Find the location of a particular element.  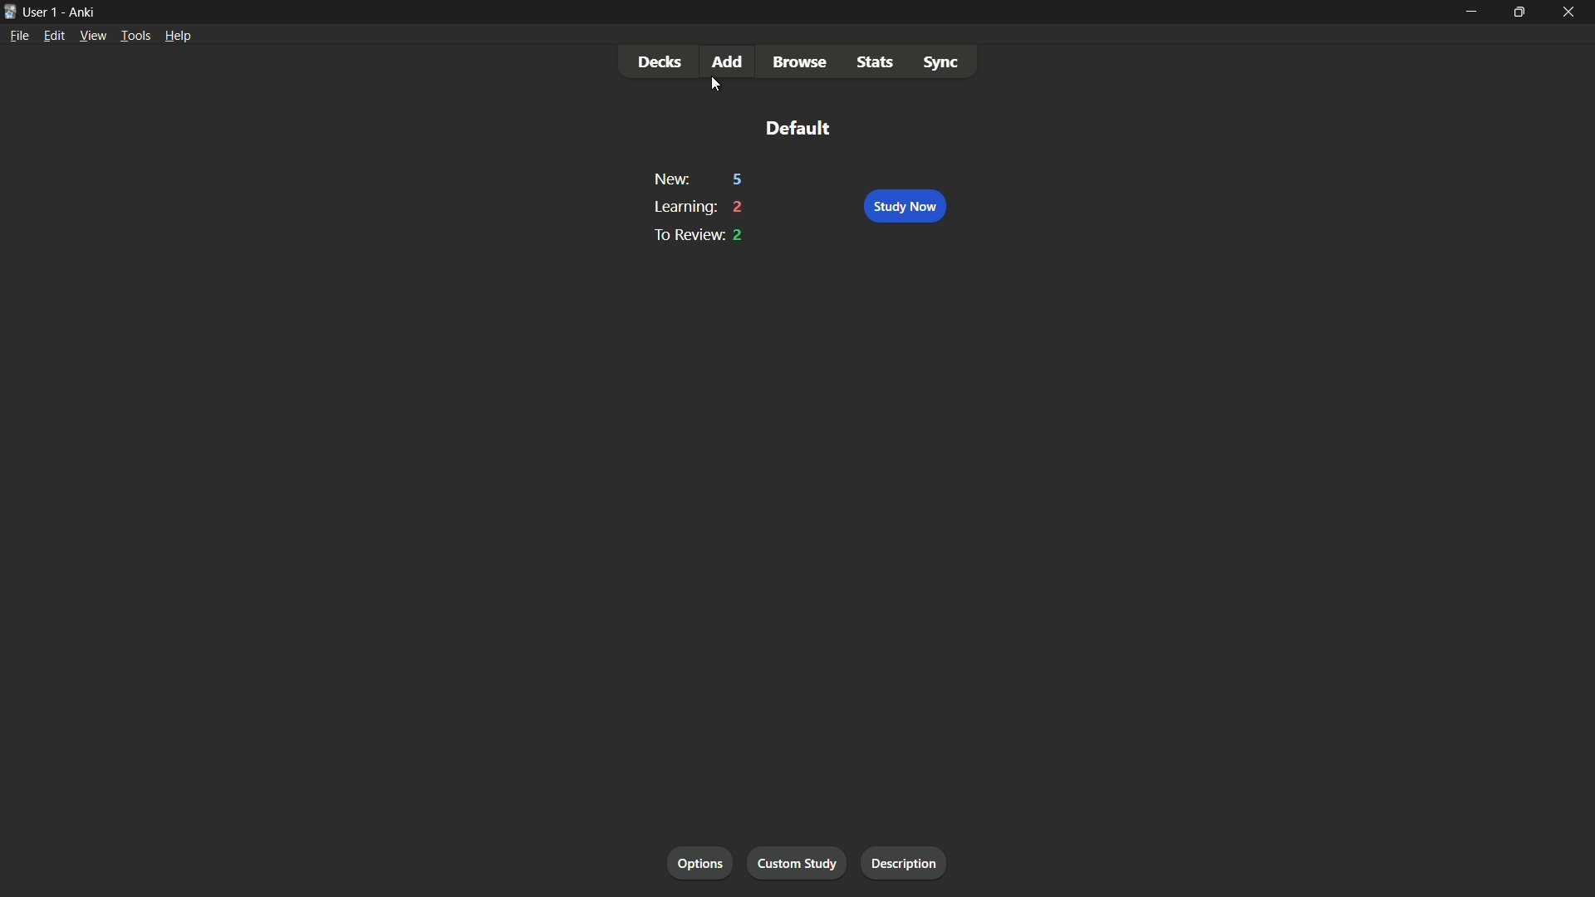

study now is located at coordinates (905, 206).